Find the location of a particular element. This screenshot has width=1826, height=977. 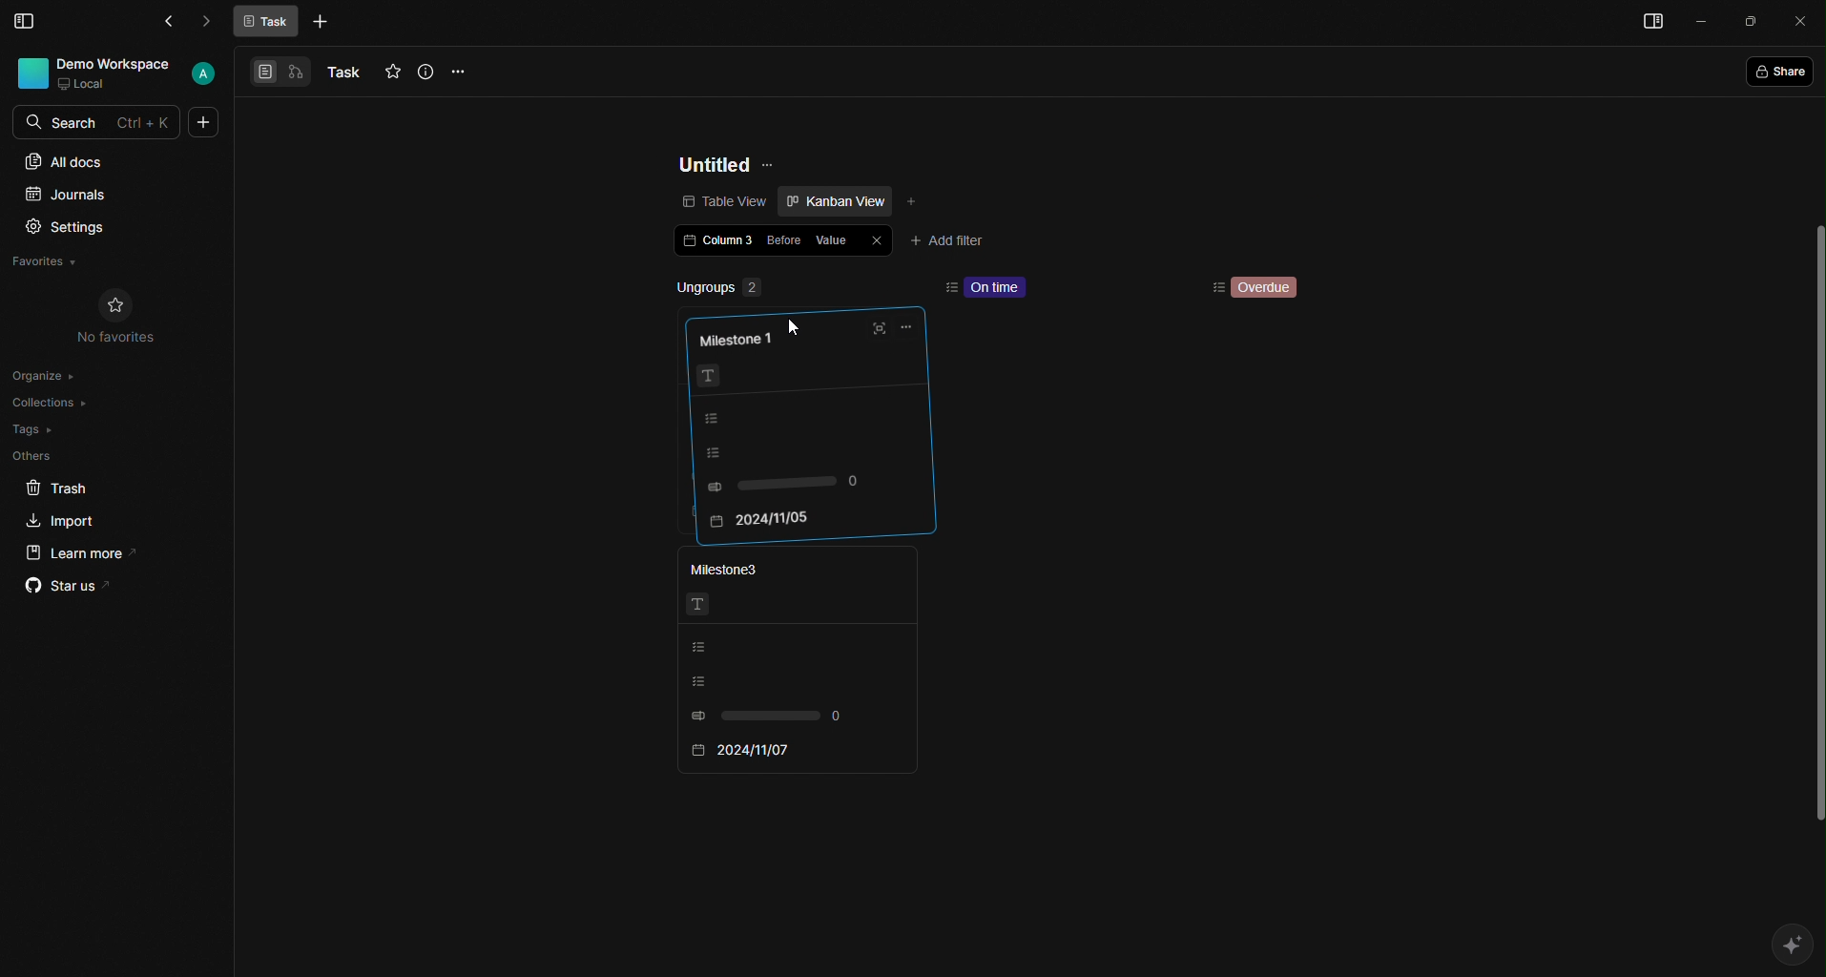

Others is located at coordinates (32, 458).